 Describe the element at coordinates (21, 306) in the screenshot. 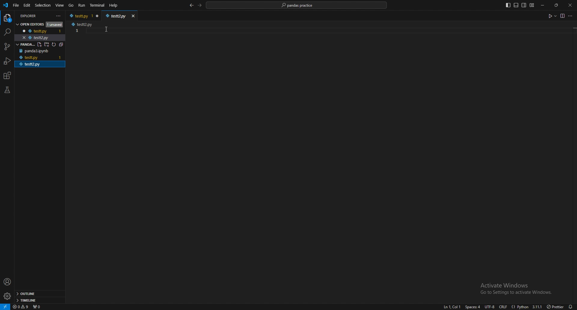

I see `warnings` at that location.